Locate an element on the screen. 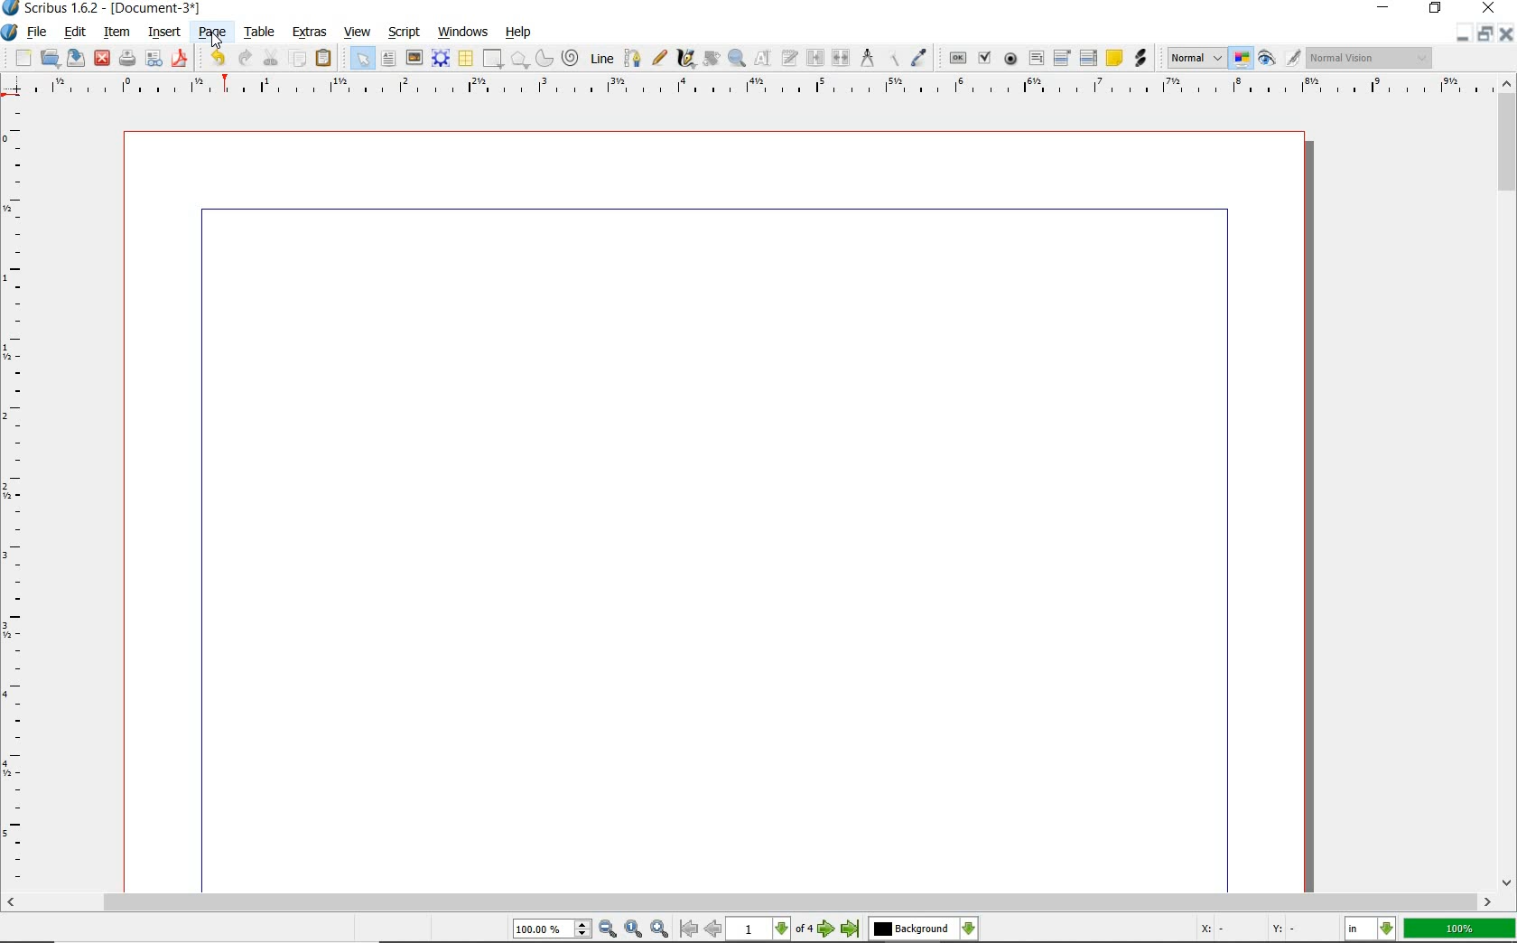 Image resolution: width=1517 pixels, height=943 pixels. pdf text field is located at coordinates (1038, 56).